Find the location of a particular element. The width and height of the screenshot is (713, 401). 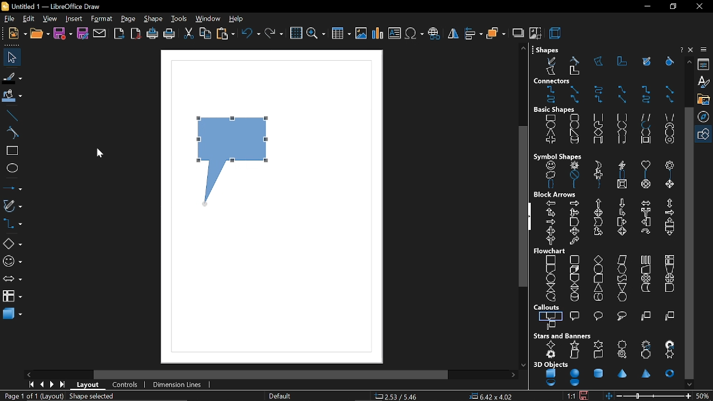

4 way arrow is located at coordinates (598, 213).